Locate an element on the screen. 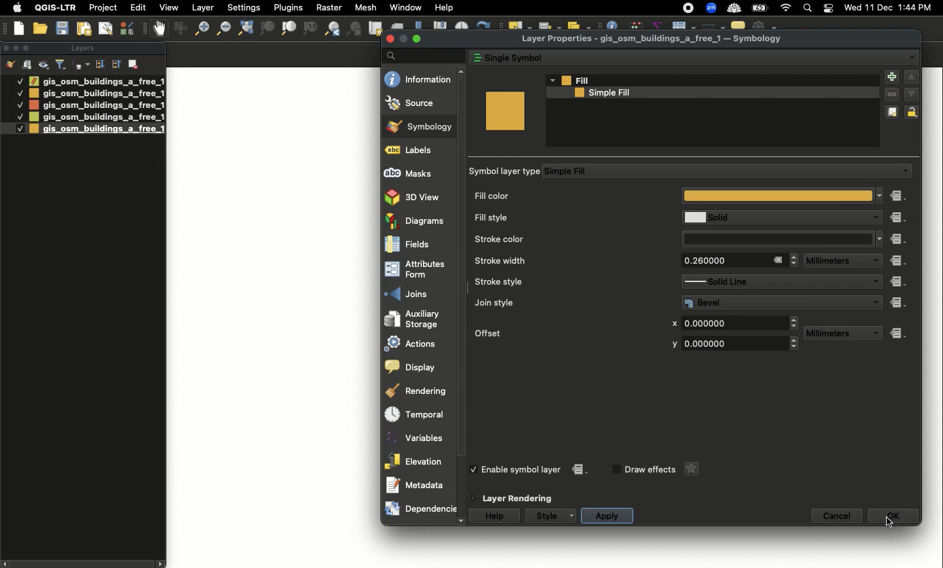  Stroke color is located at coordinates (567, 238).